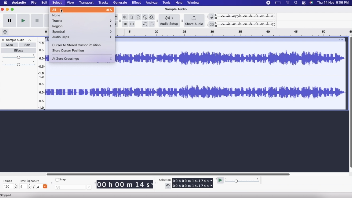  What do you see at coordinates (83, 26) in the screenshot?
I see `Region` at bounding box center [83, 26].